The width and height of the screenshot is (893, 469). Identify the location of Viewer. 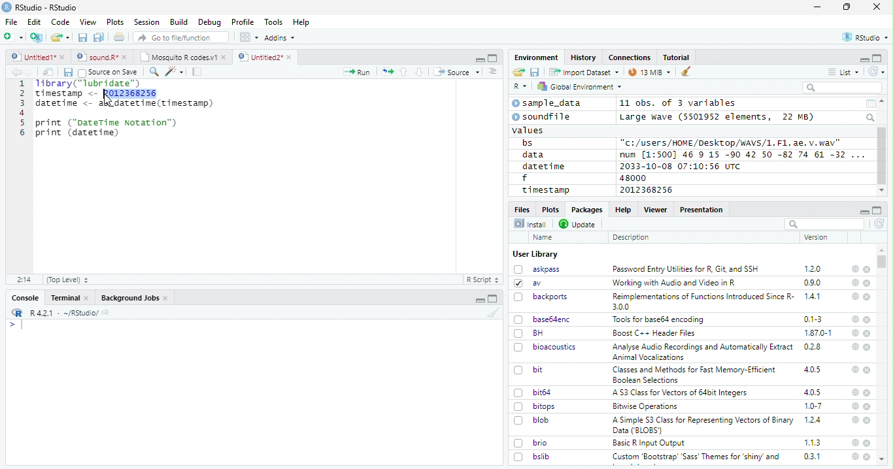
(656, 209).